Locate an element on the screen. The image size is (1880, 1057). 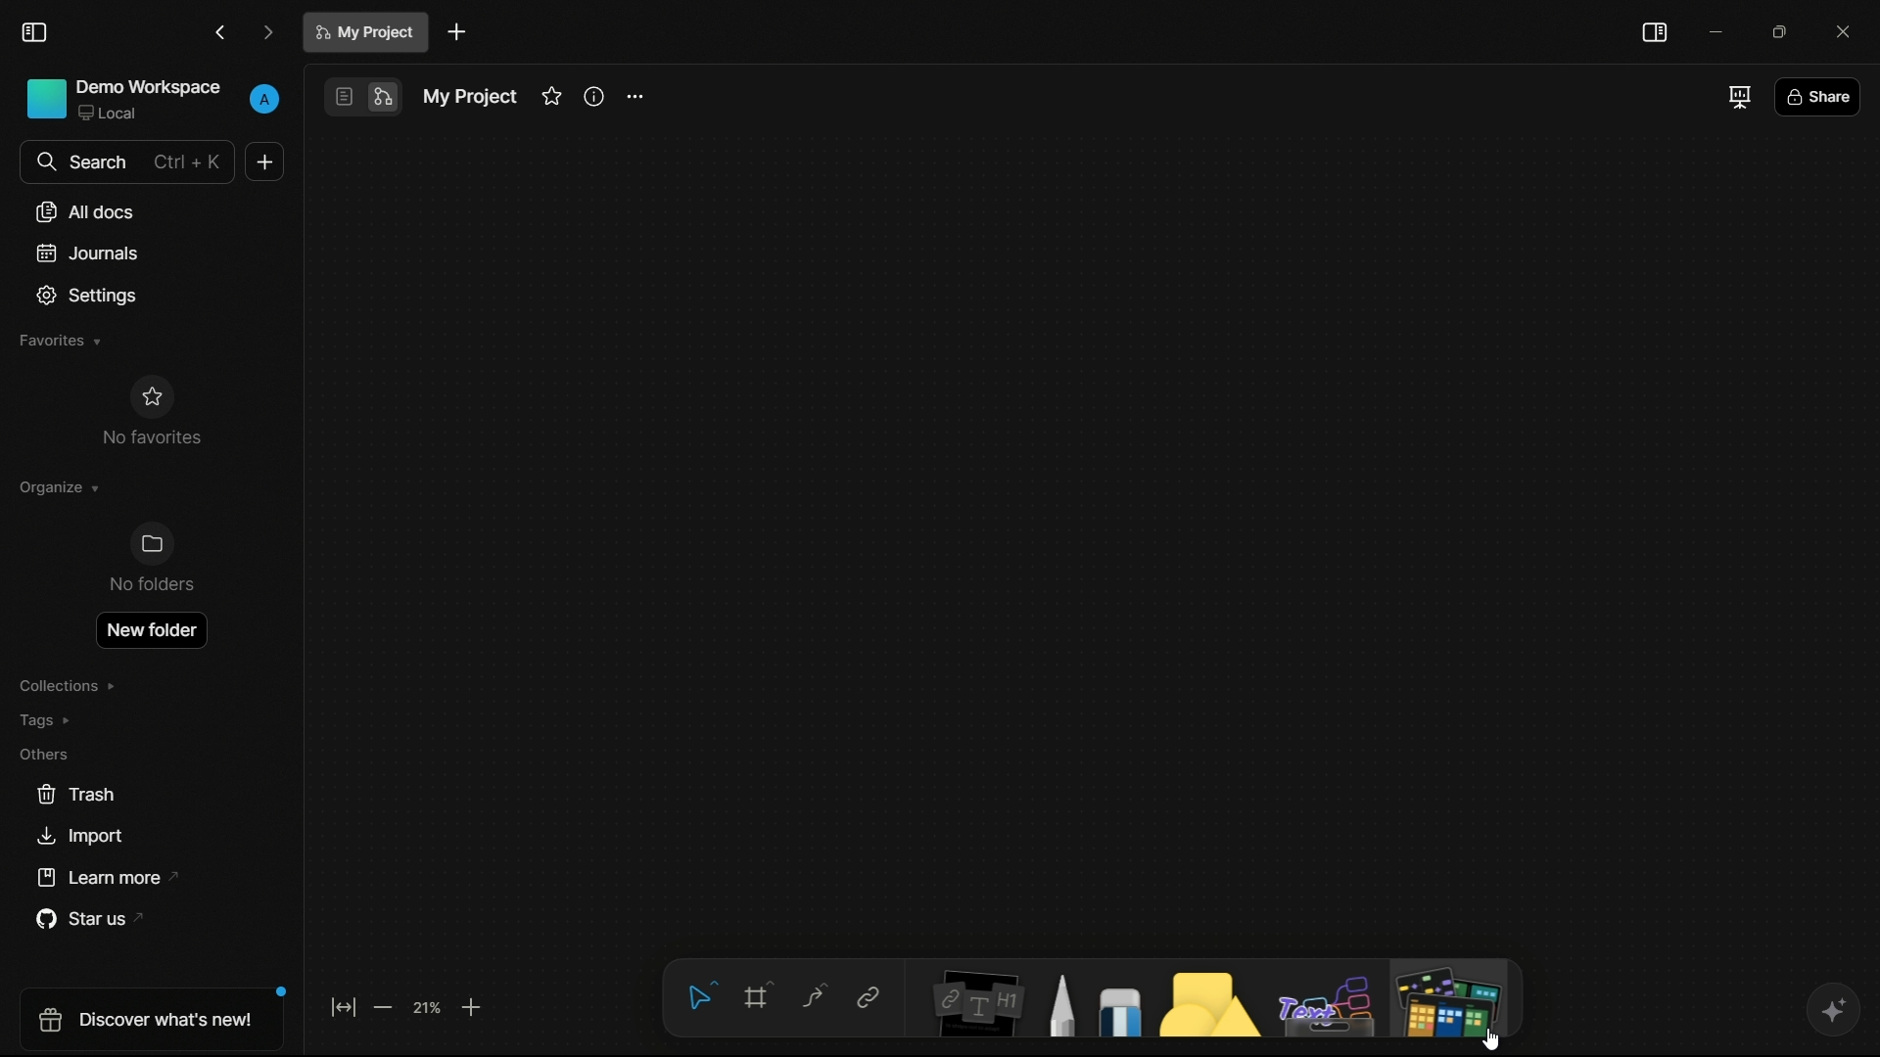
no folders is located at coordinates (151, 561).